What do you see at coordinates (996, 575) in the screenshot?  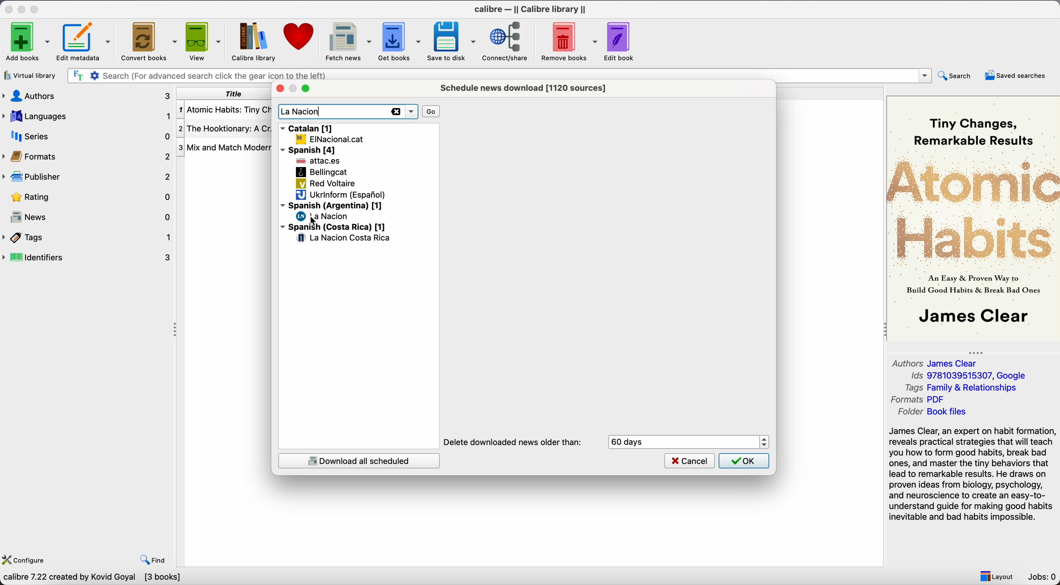 I see `layout` at bounding box center [996, 575].